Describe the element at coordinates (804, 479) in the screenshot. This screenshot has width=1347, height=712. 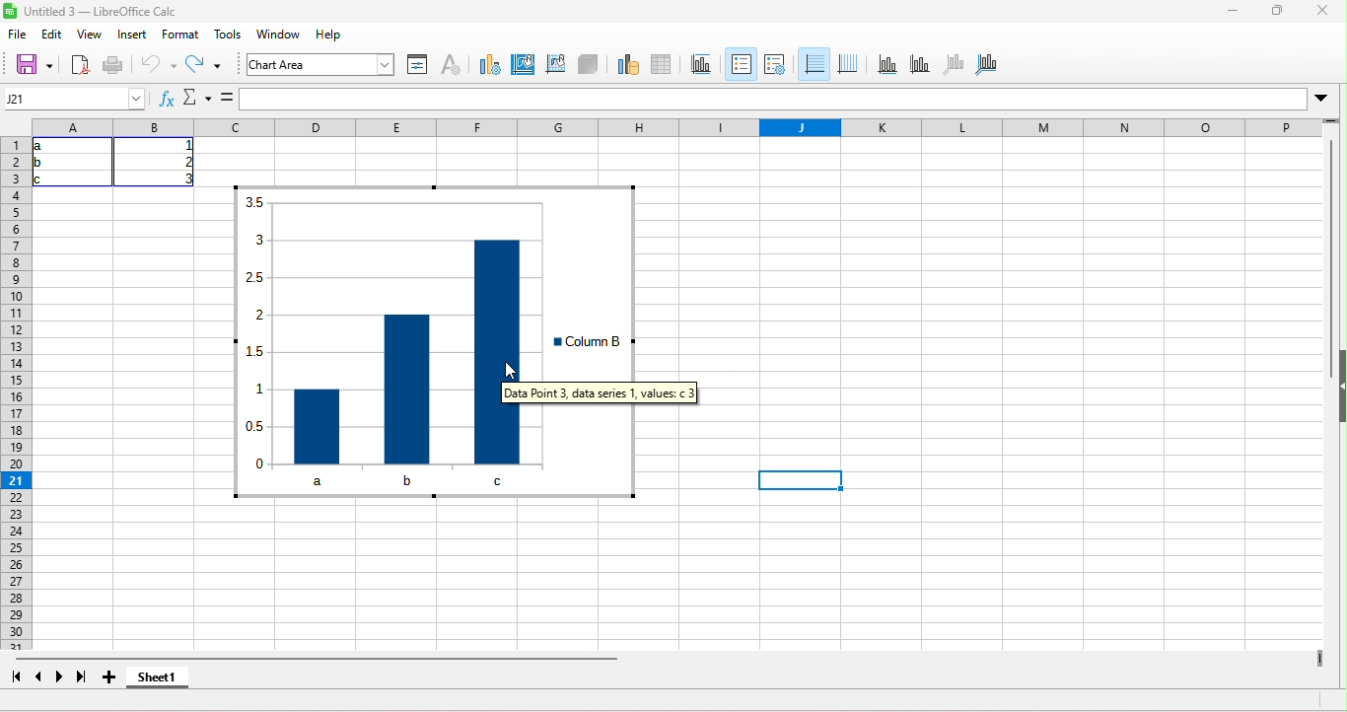
I see `selected cell` at that location.